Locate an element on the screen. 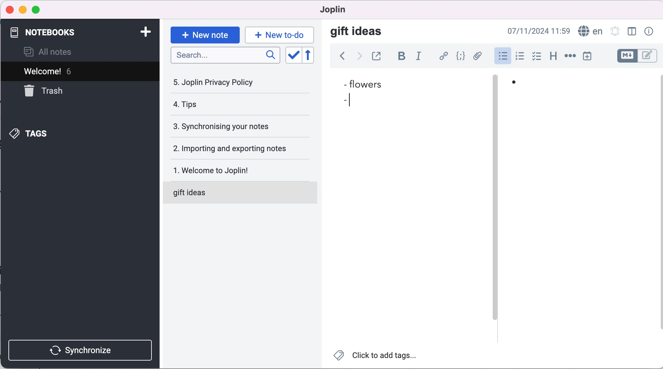 Image resolution: width=663 pixels, height=369 pixels. bullet 1 is located at coordinates (514, 87).